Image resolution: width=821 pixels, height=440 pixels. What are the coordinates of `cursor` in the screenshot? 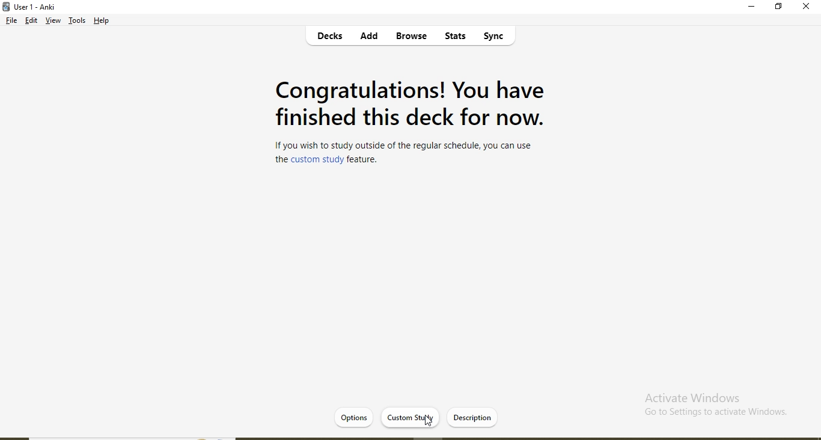 It's located at (429, 421).